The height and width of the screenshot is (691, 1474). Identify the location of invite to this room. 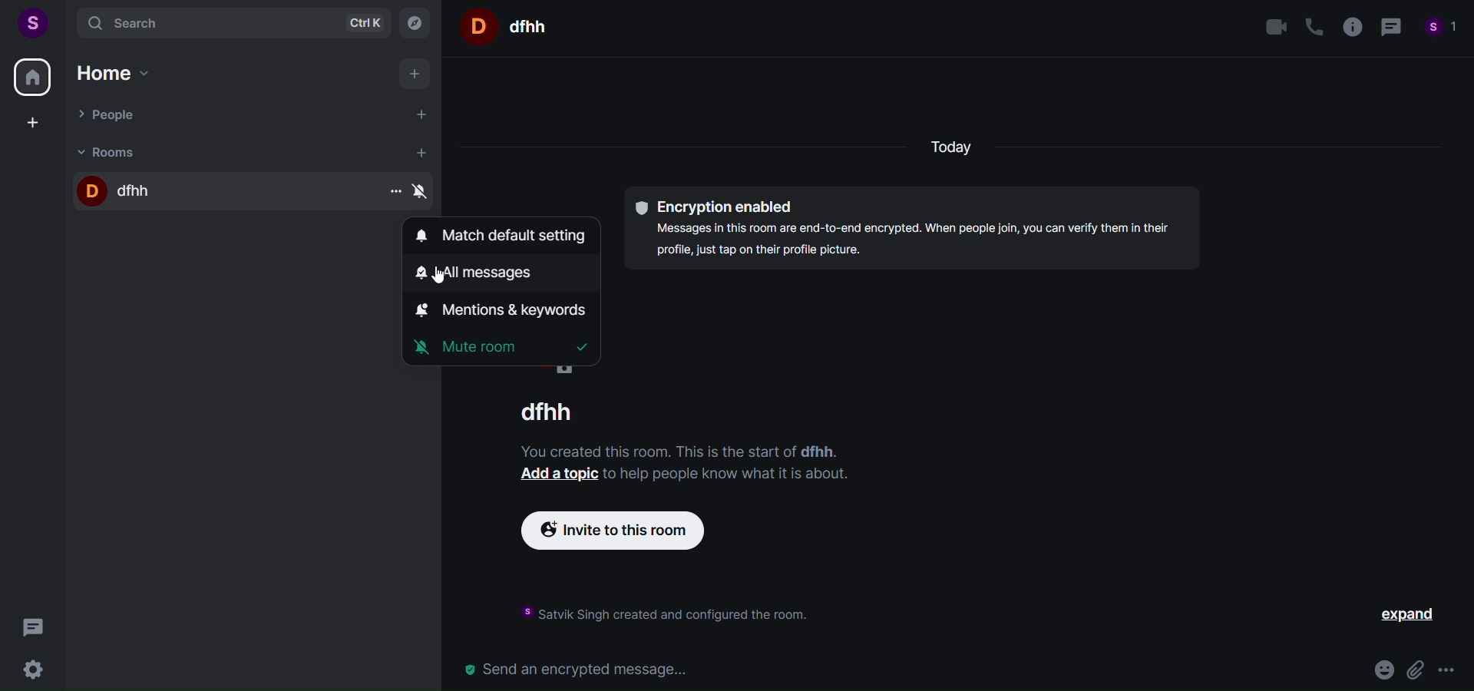
(626, 531).